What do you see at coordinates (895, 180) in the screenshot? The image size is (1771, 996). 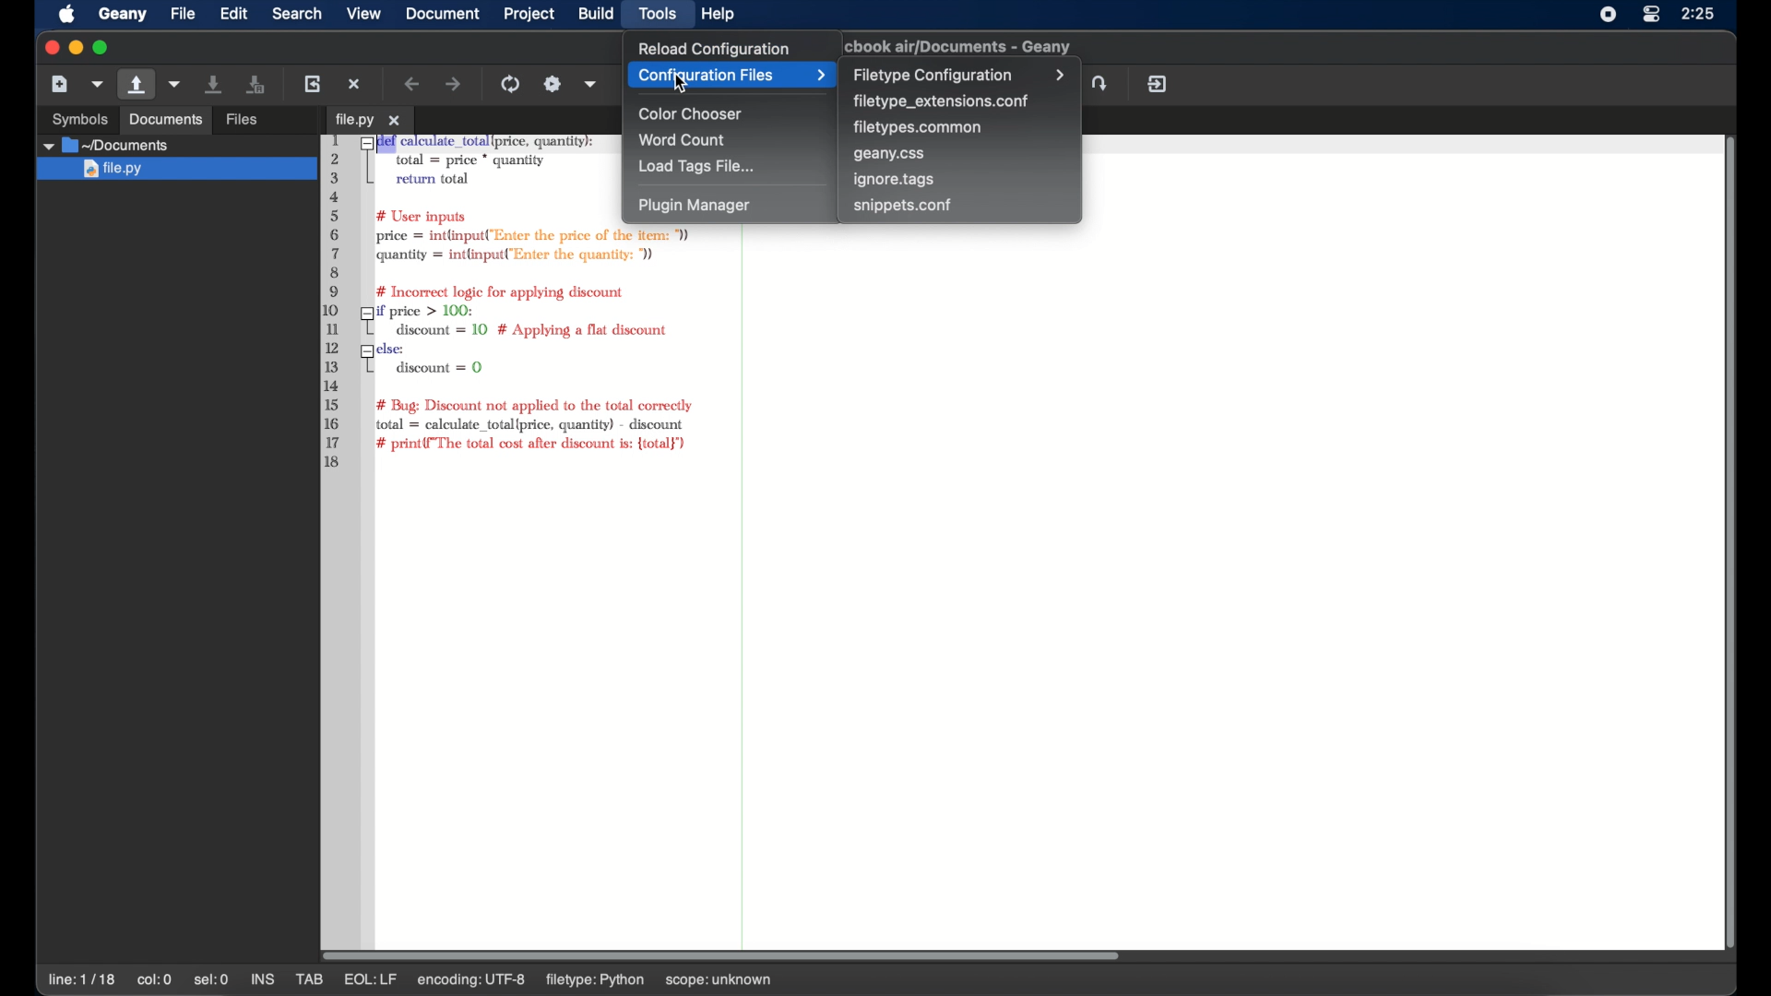 I see `ignore.tags` at bounding box center [895, 180].